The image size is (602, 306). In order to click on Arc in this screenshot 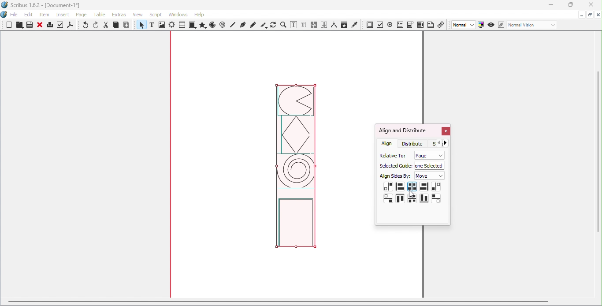, I will do `click(212, 26)`.